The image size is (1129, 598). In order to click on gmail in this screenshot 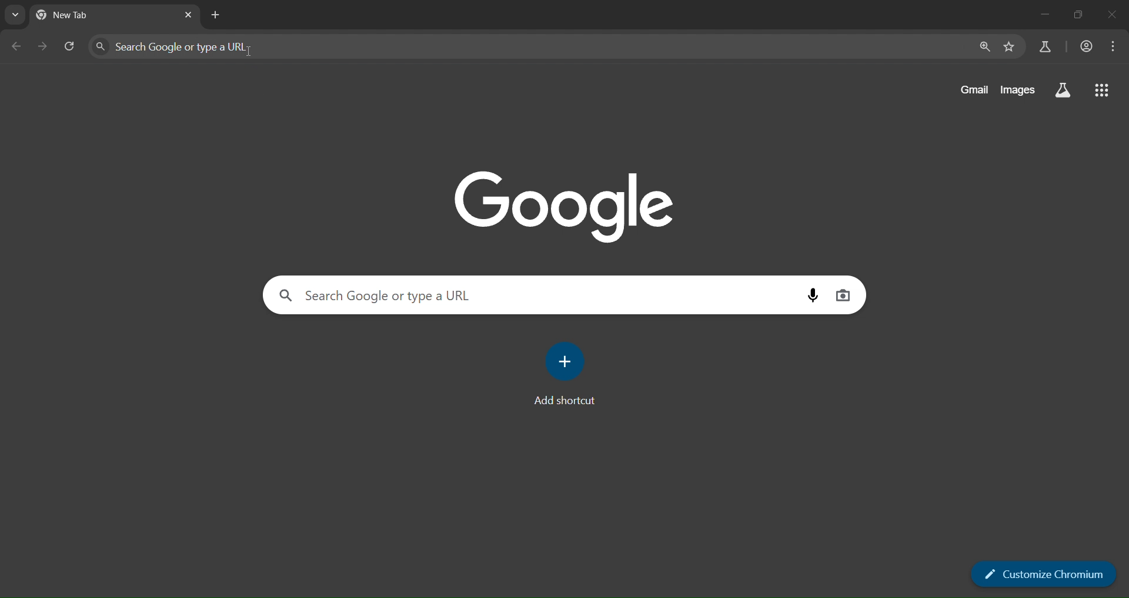, I will do `click(971, 90)`.